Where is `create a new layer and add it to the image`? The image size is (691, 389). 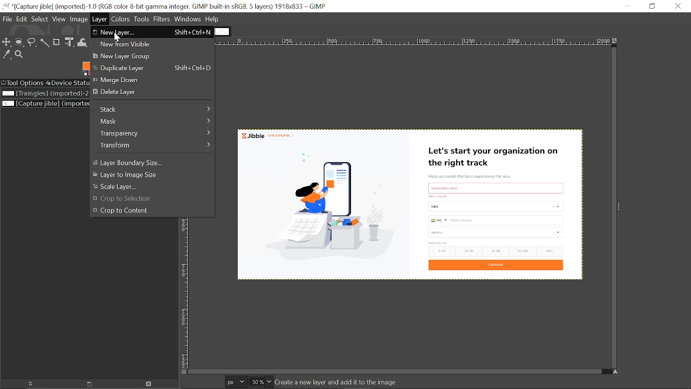
create a new layer and add it to the image is located at coordinates (341, 380).